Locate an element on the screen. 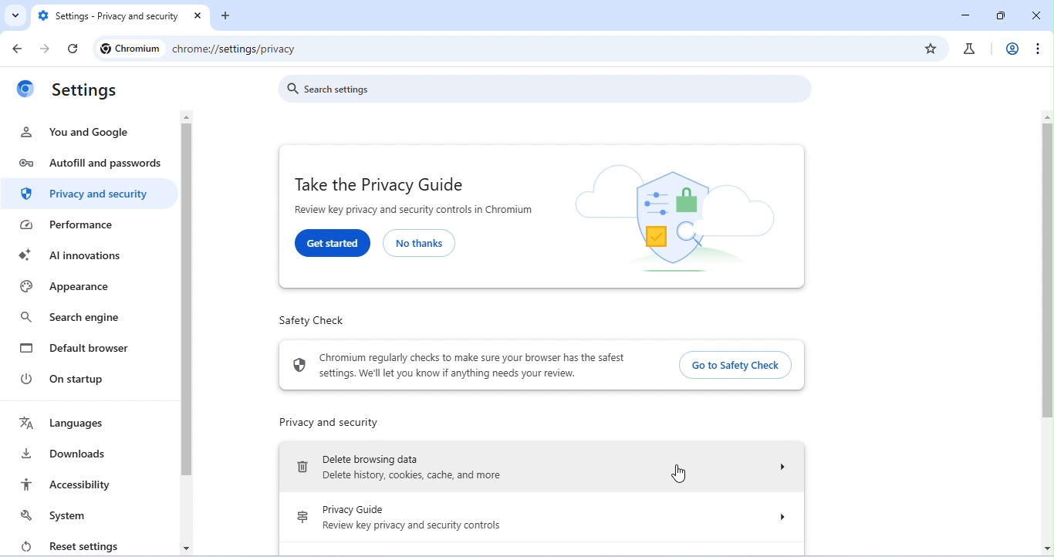 This screenshot has height=557, width=1054. Chromium regularly checks to make sure your browser has the safest
settings. We'll let you know if anything needs your review. is located at coordinates (471, 366).